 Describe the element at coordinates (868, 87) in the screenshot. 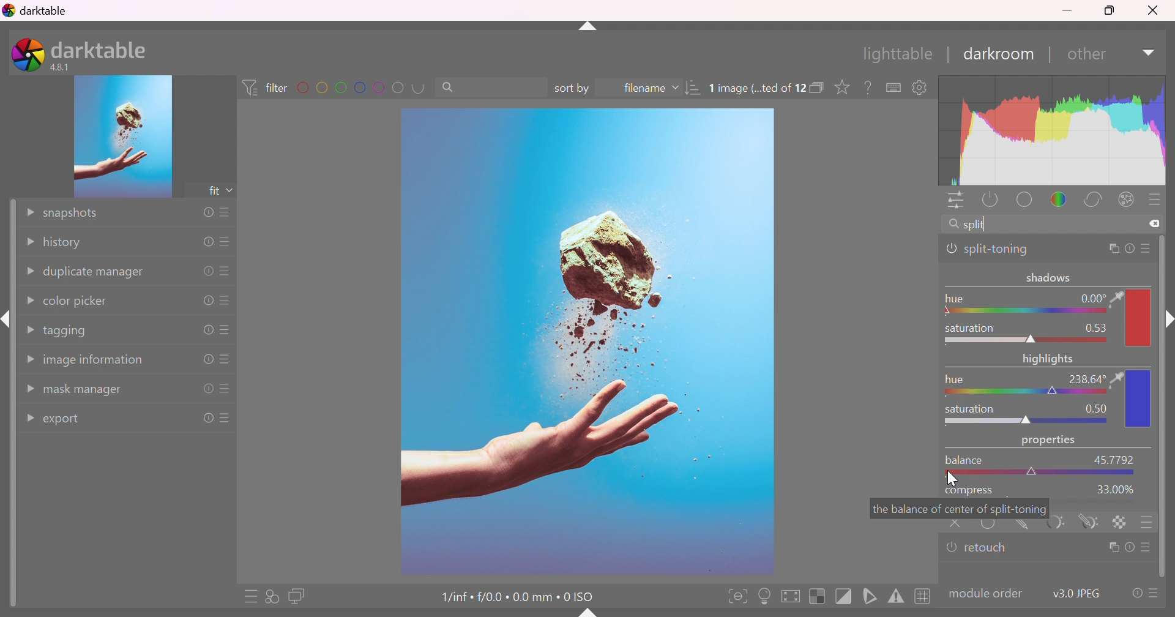

I see `enable this, then click on a control element to see its online help` at that location.